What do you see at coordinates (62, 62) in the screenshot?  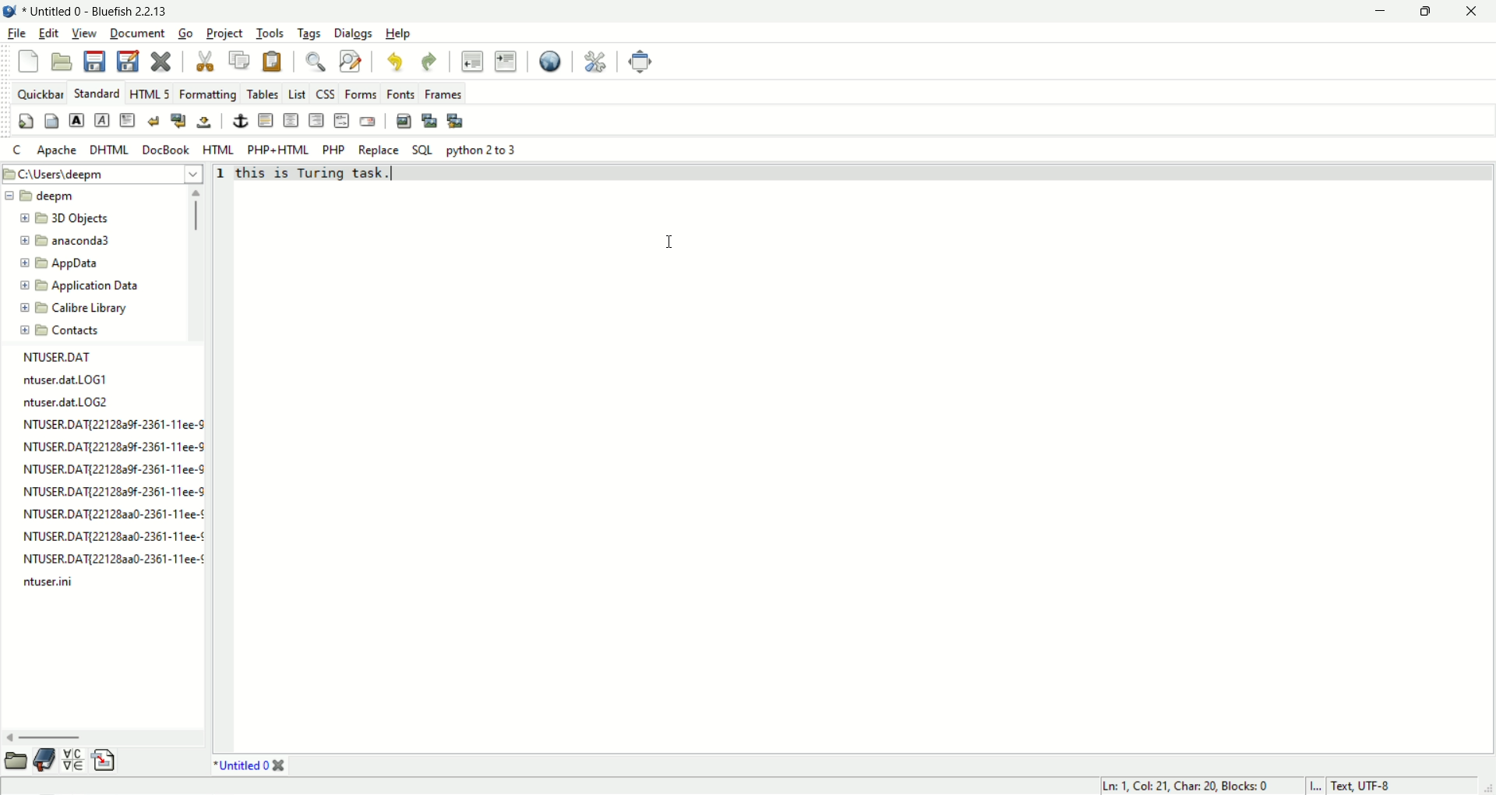 I see `open file` at bounding box center [62, 62].